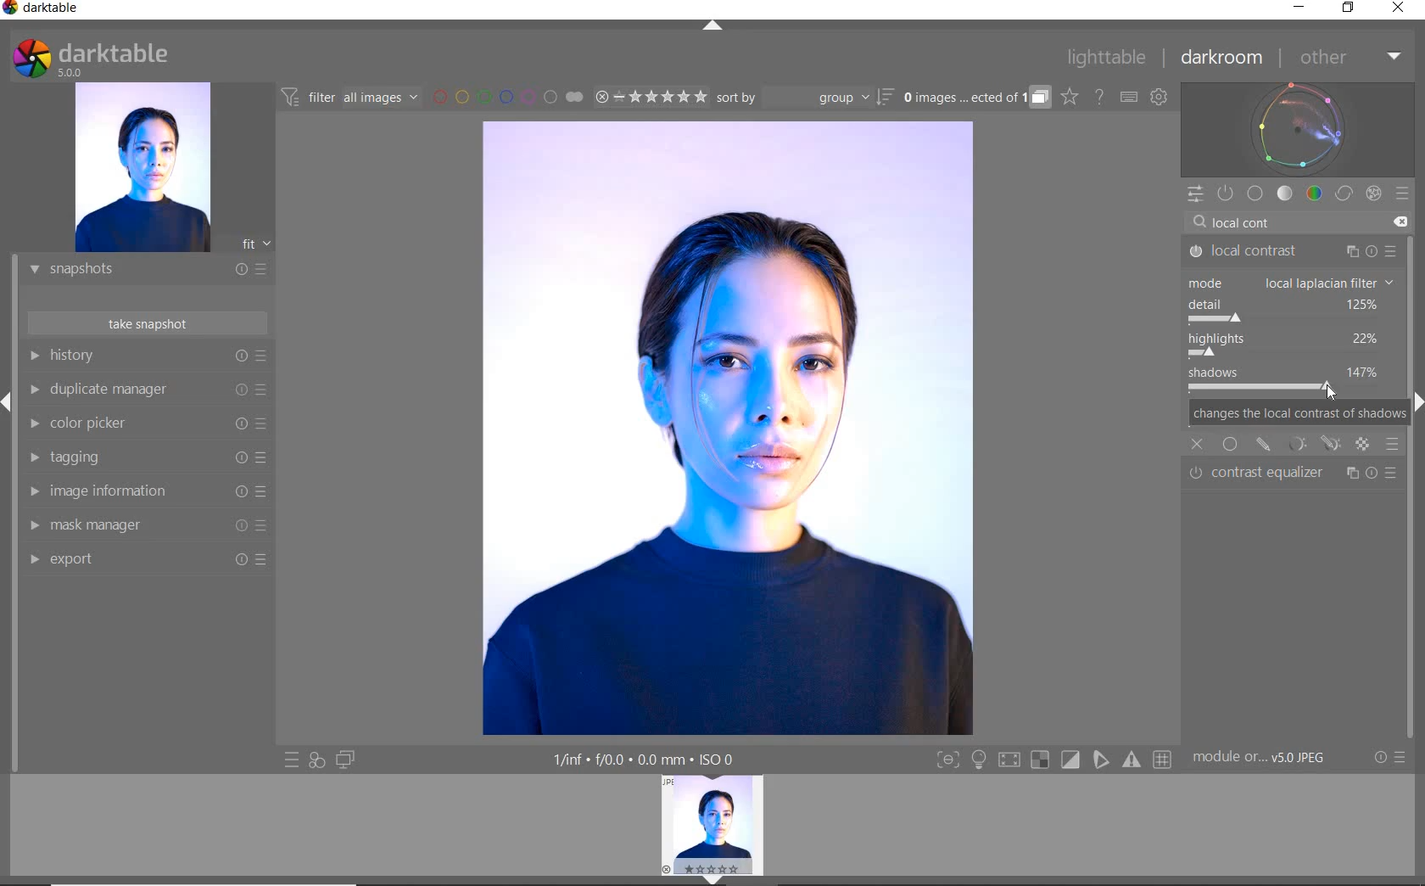 The image size is (1425, 886). I want to click on MASK OPTION, so click(1333, 446).